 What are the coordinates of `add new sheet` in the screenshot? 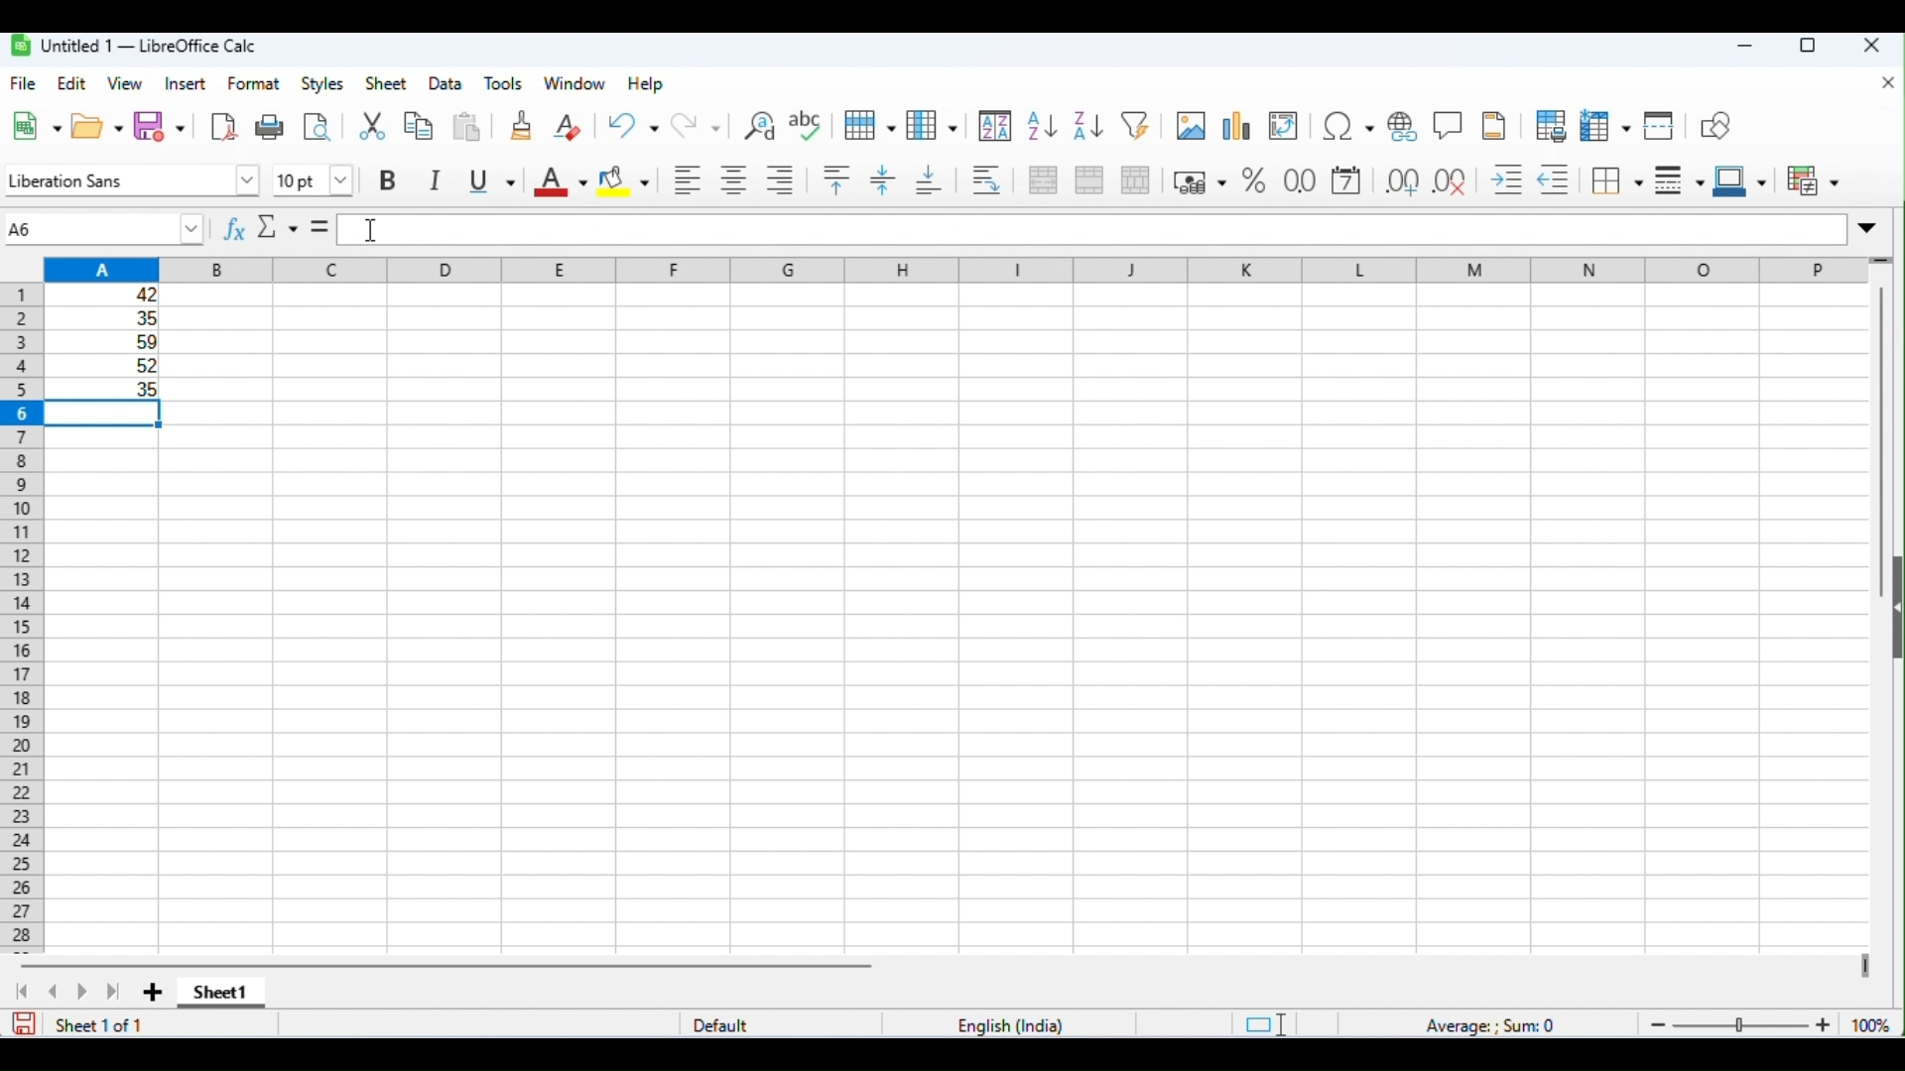 It's located at (151, 994).